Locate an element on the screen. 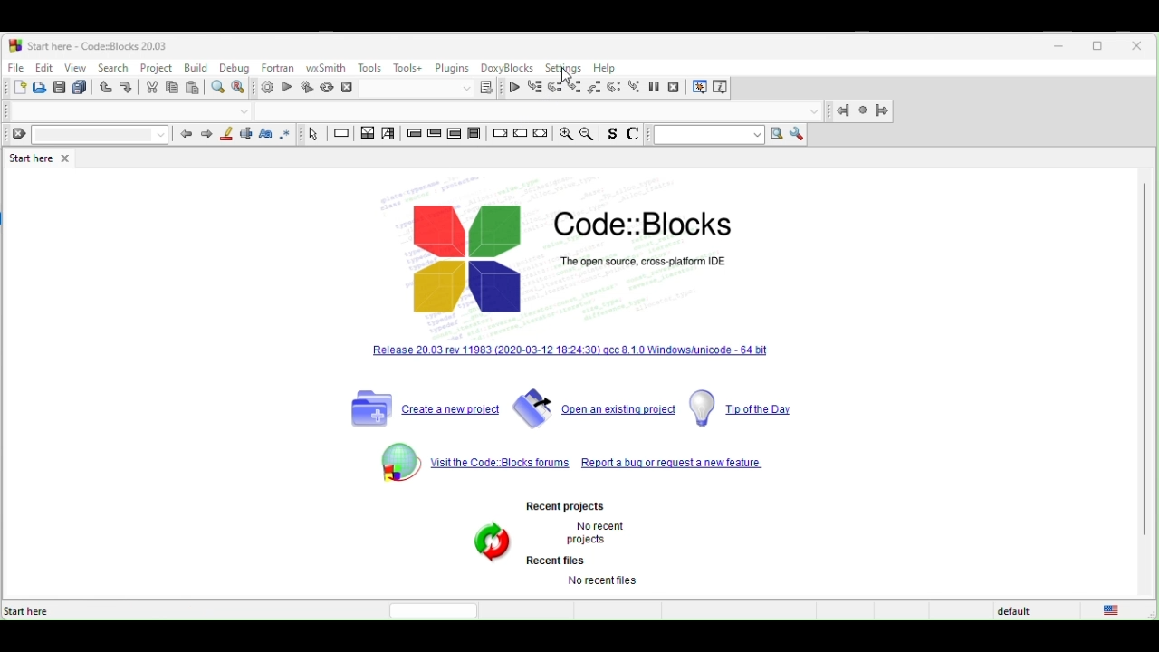  vertical scroll bar is located at coordinates (1143, 360).